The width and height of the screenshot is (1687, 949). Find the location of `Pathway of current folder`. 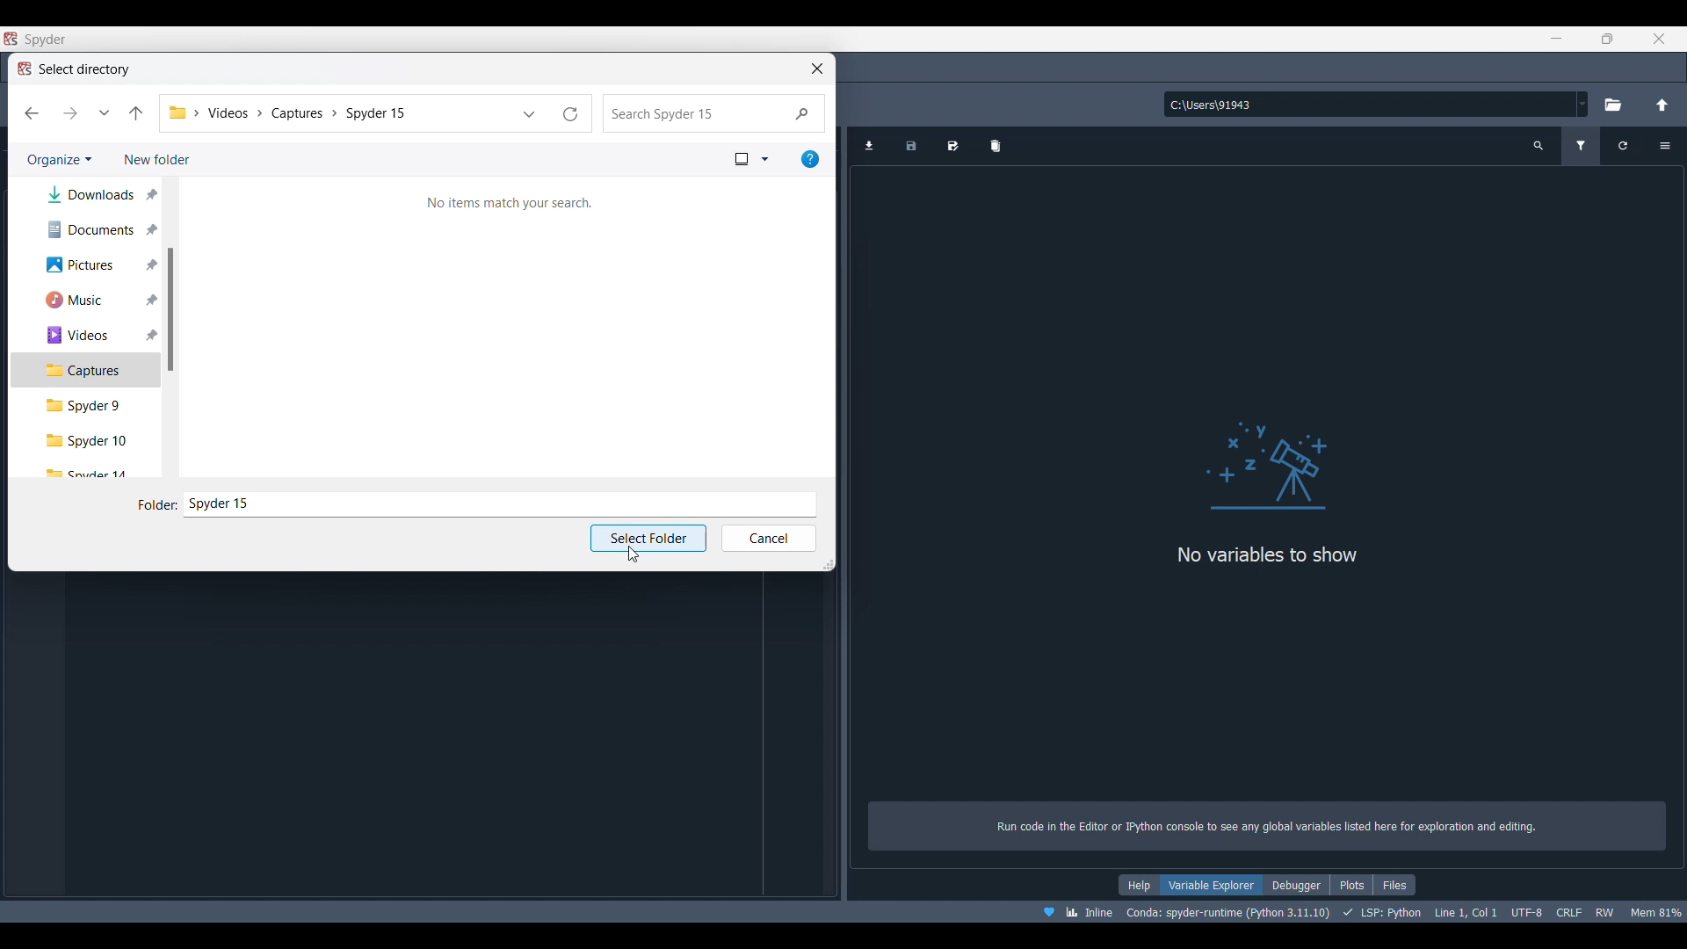

Pathway of current folder is located at coordinates (339, 113).